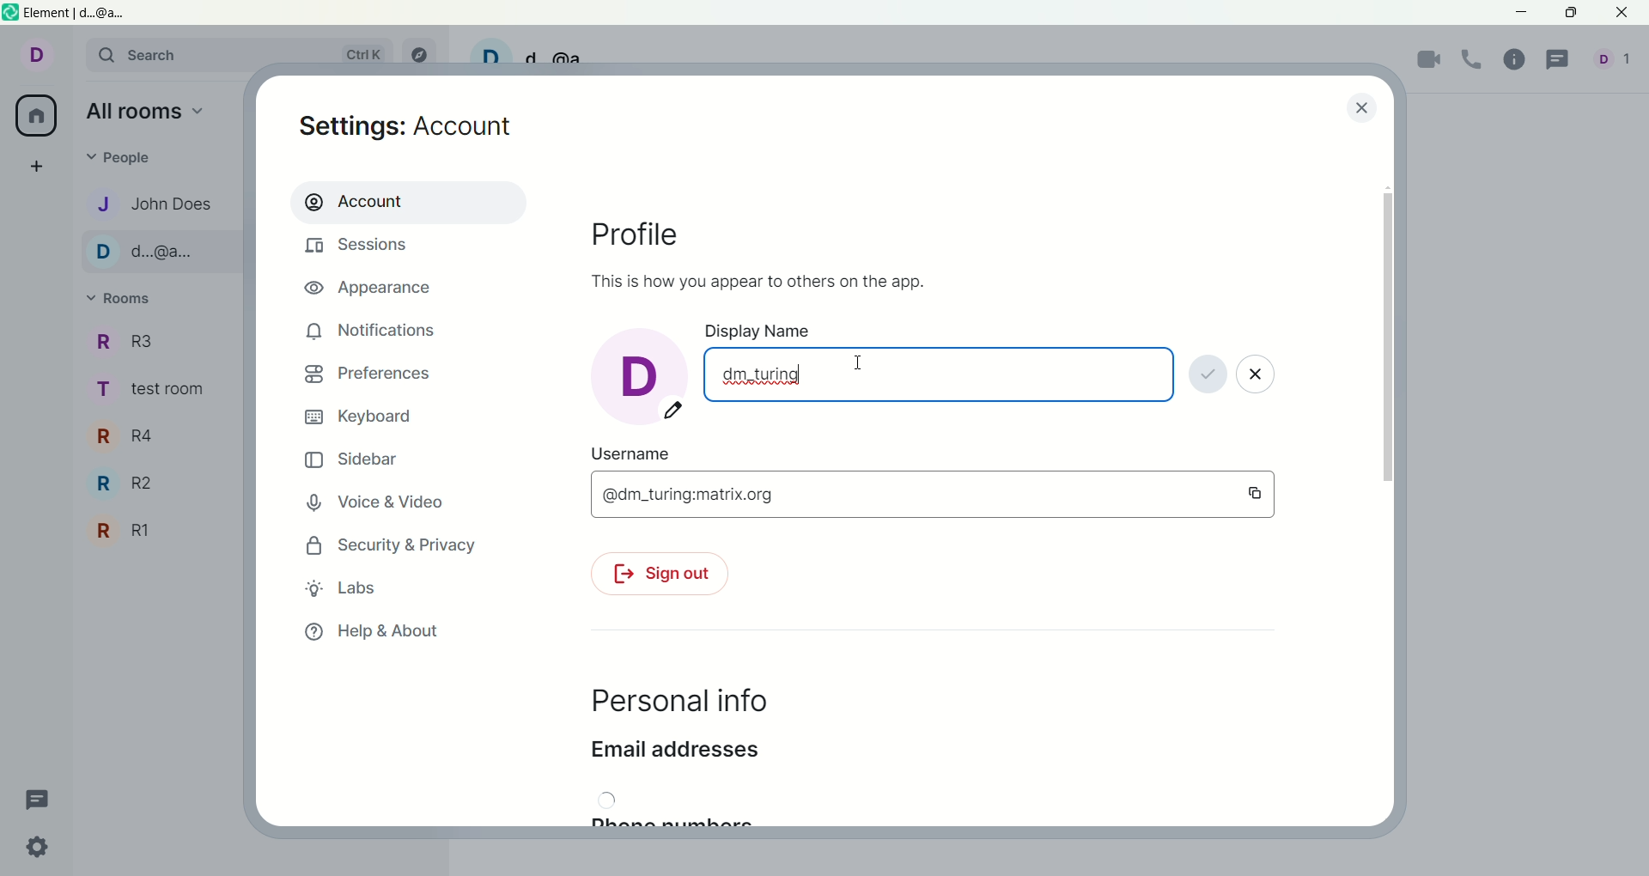 Image resolution: width=1649 pixels, height=876 pixels. What do you see at coordinates (46, 58) in the screenshot?
I see `account` at bounding box center [46, 58].